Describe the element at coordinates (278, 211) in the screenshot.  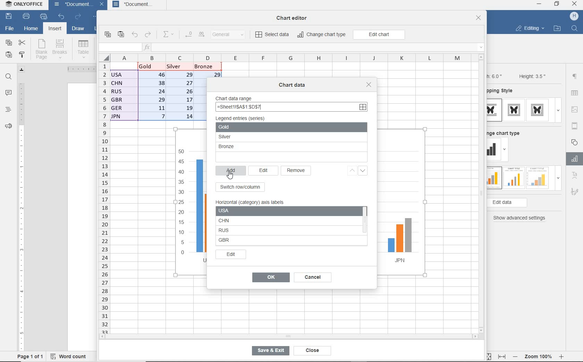
I see `USA` at that location.